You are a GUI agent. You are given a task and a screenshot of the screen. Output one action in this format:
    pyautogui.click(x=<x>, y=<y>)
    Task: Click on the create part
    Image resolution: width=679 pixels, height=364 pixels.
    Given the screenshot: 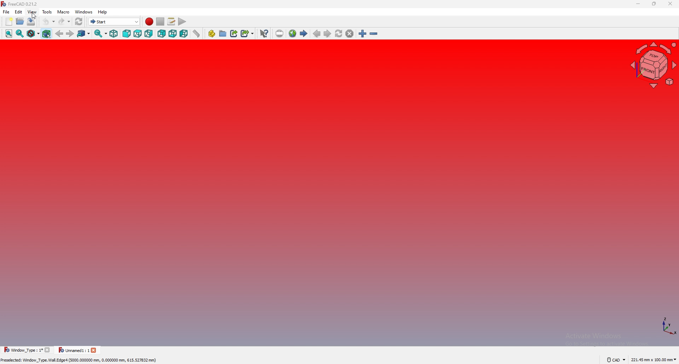 What is the action you would take?
    pyautogui.click(x=212, y=34)
    